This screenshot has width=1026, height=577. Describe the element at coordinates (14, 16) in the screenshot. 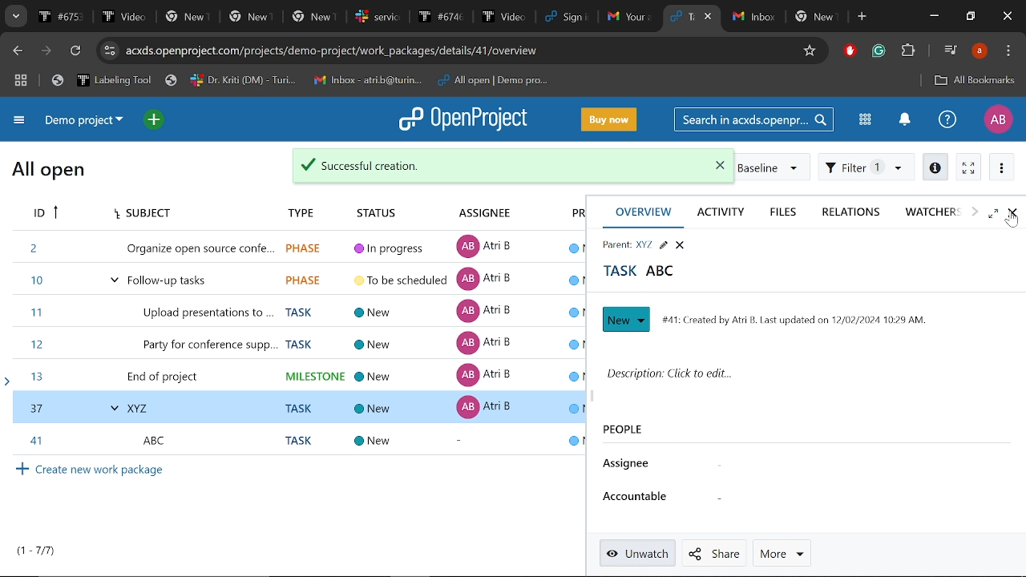

I see `Search tabs` at that location.